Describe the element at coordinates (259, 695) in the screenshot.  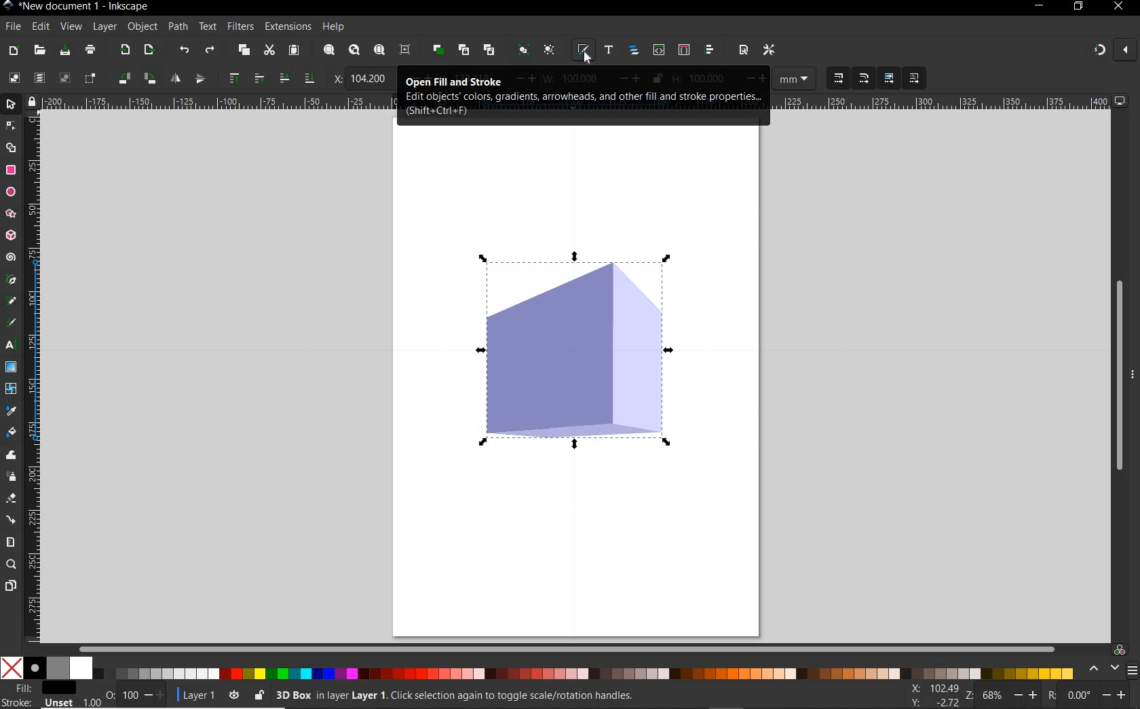
I see `LOCK/UNLOCK` at that location.